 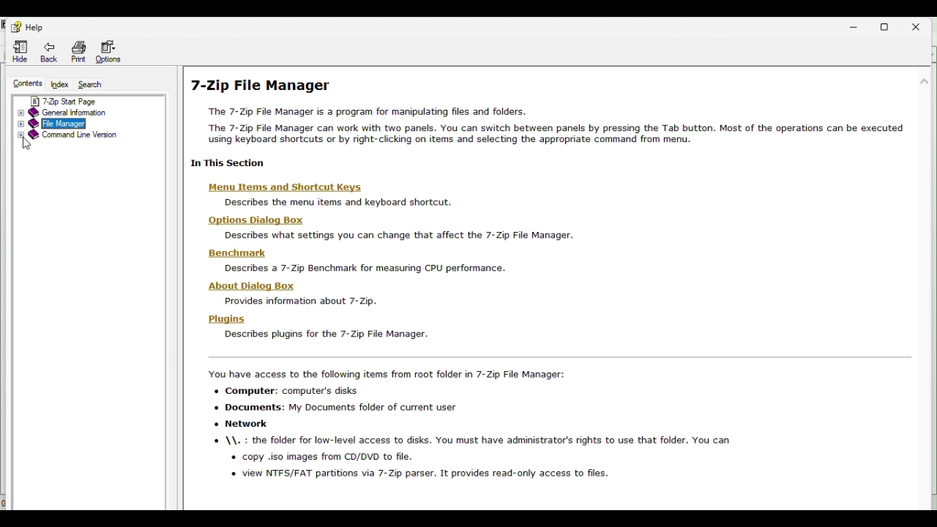 What do you see at coordinates (892, 23) in the screenshot?
I see `Restore` at bounding box center [892, 23].